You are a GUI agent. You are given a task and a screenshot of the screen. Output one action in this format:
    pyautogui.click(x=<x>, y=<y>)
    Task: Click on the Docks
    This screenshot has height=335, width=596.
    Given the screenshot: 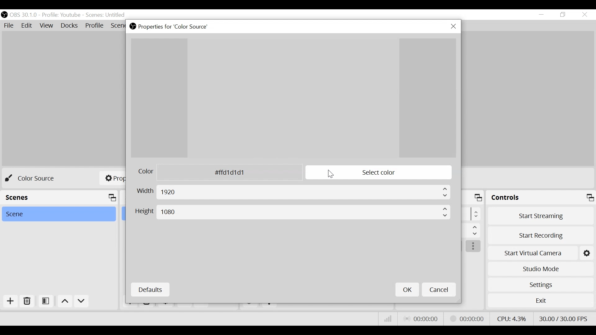 What is the action you would take?
    pyautogui.click(x=70, y=26)
    